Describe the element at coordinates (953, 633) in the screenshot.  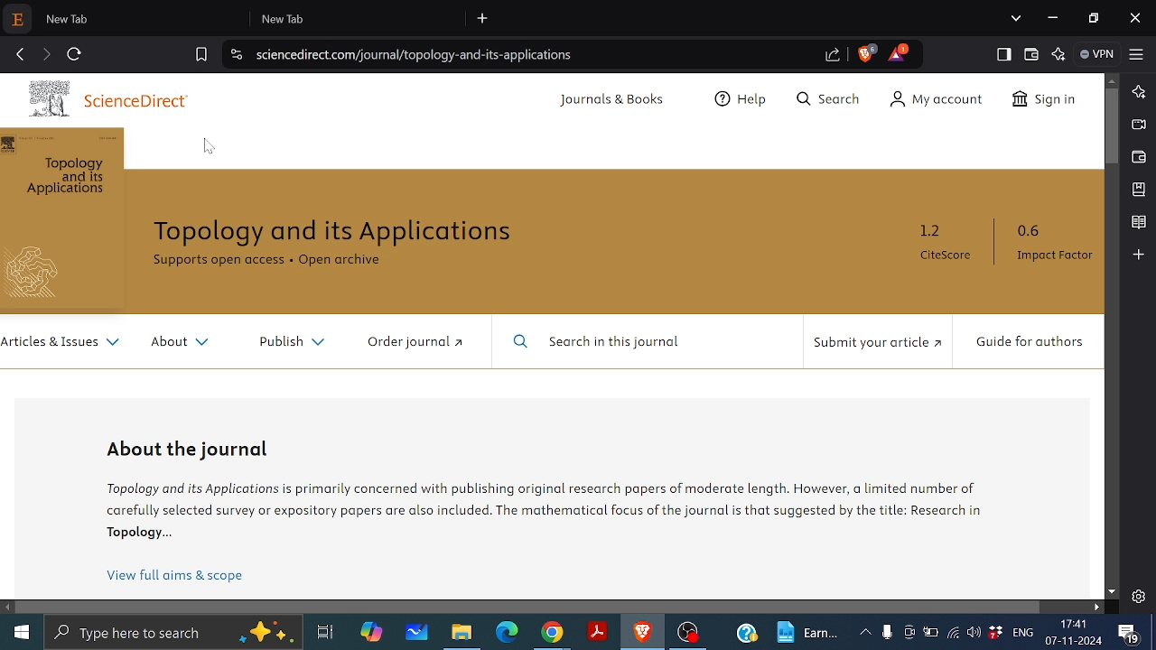
I see `Internet access` at that location.